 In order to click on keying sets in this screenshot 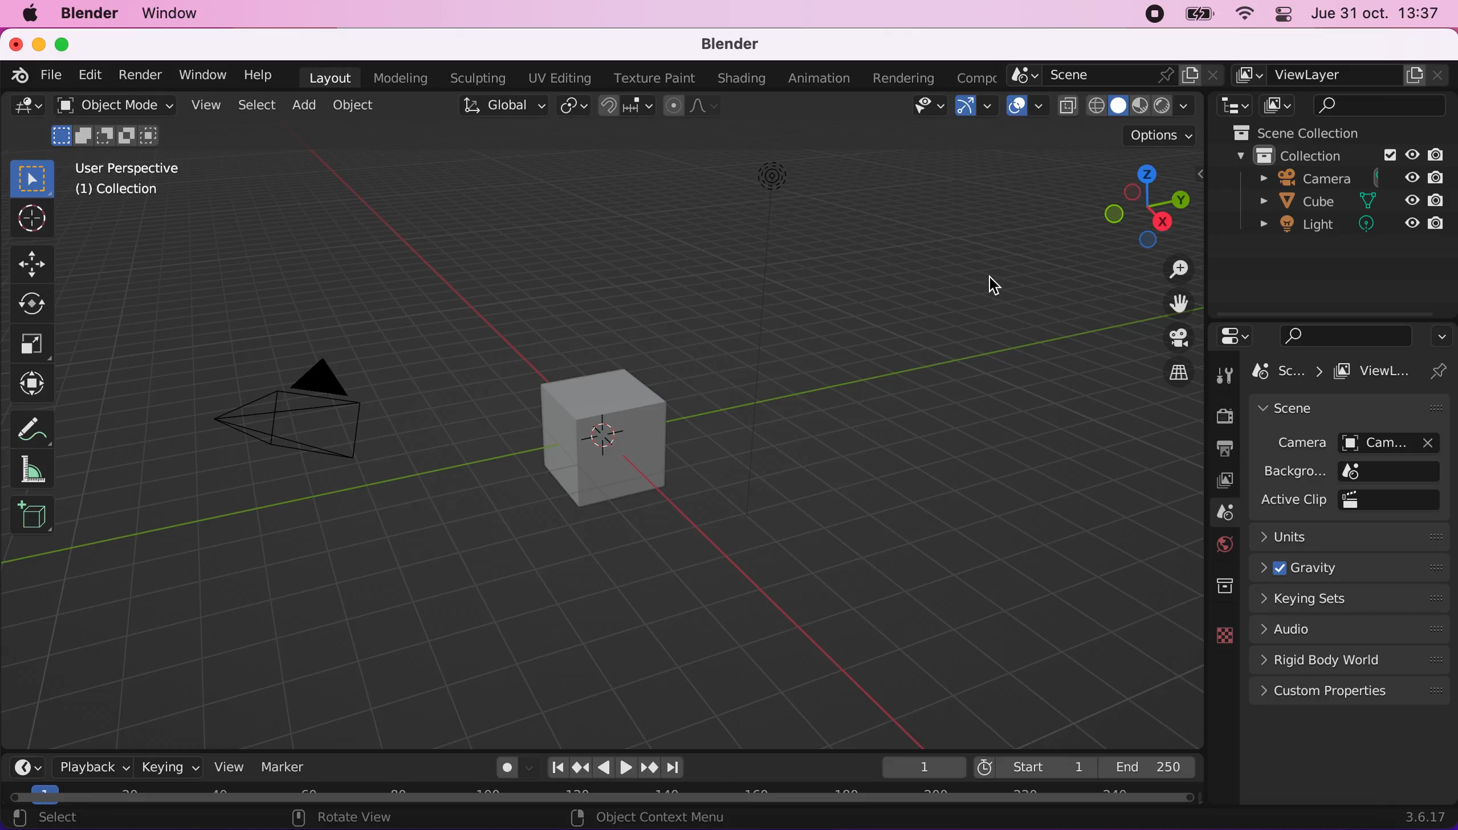, I will do `click(1351, 599)`.